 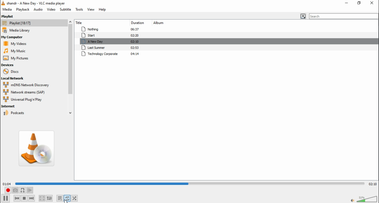 What do you see at coordinates (344, 16) in the screenshot?
I see `search bar` at bounding box center [344, 16].